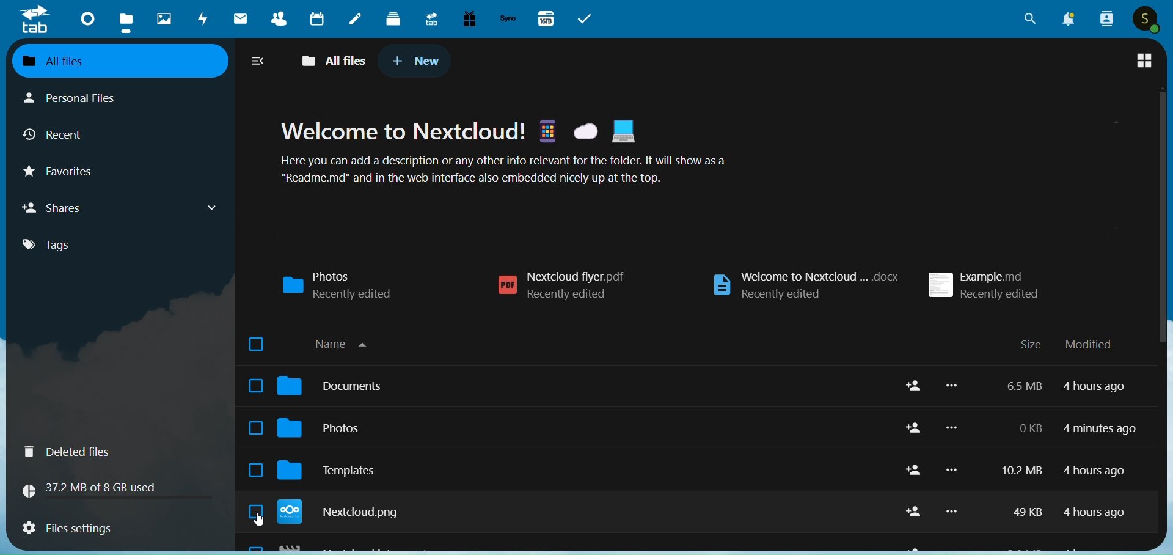  Describe the element at coordinates (585, 18) in the screenshot. I see `task` at that location.